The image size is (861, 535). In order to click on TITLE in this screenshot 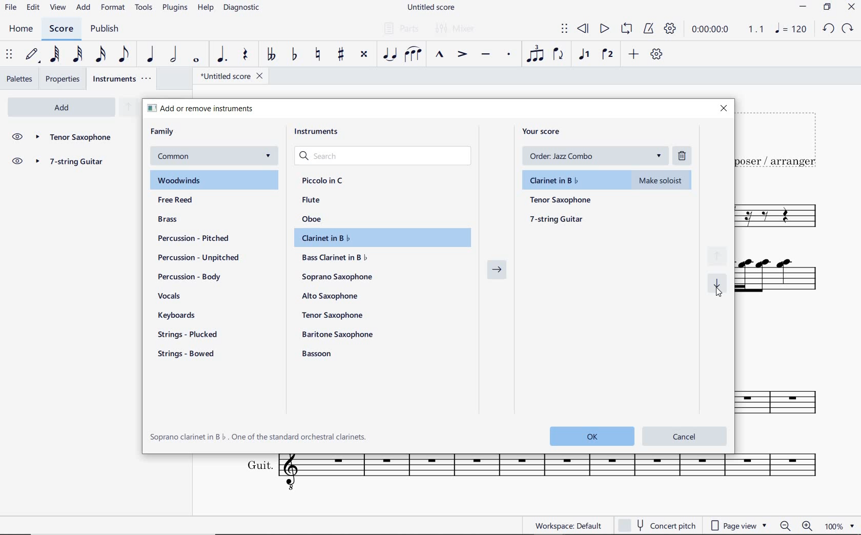, I will do `click(782, 139)`.